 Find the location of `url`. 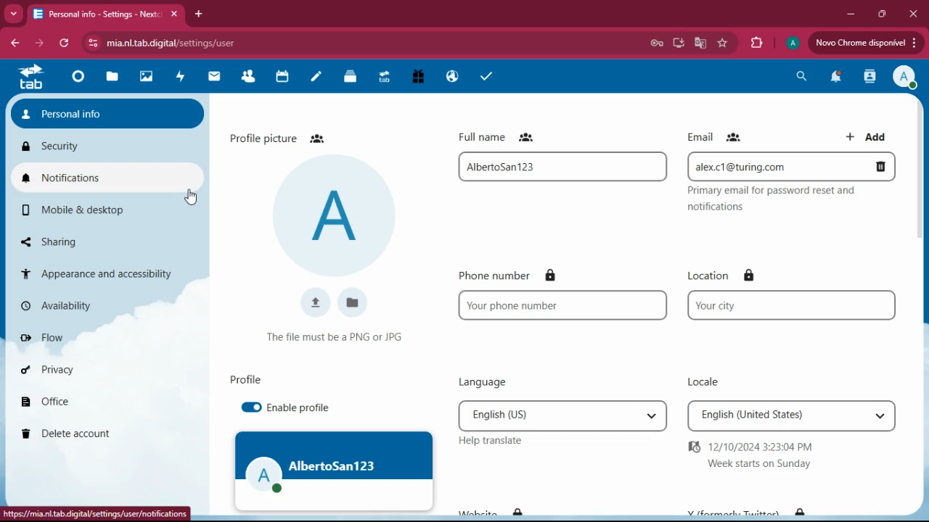

url is located at coordinates (192, 41).